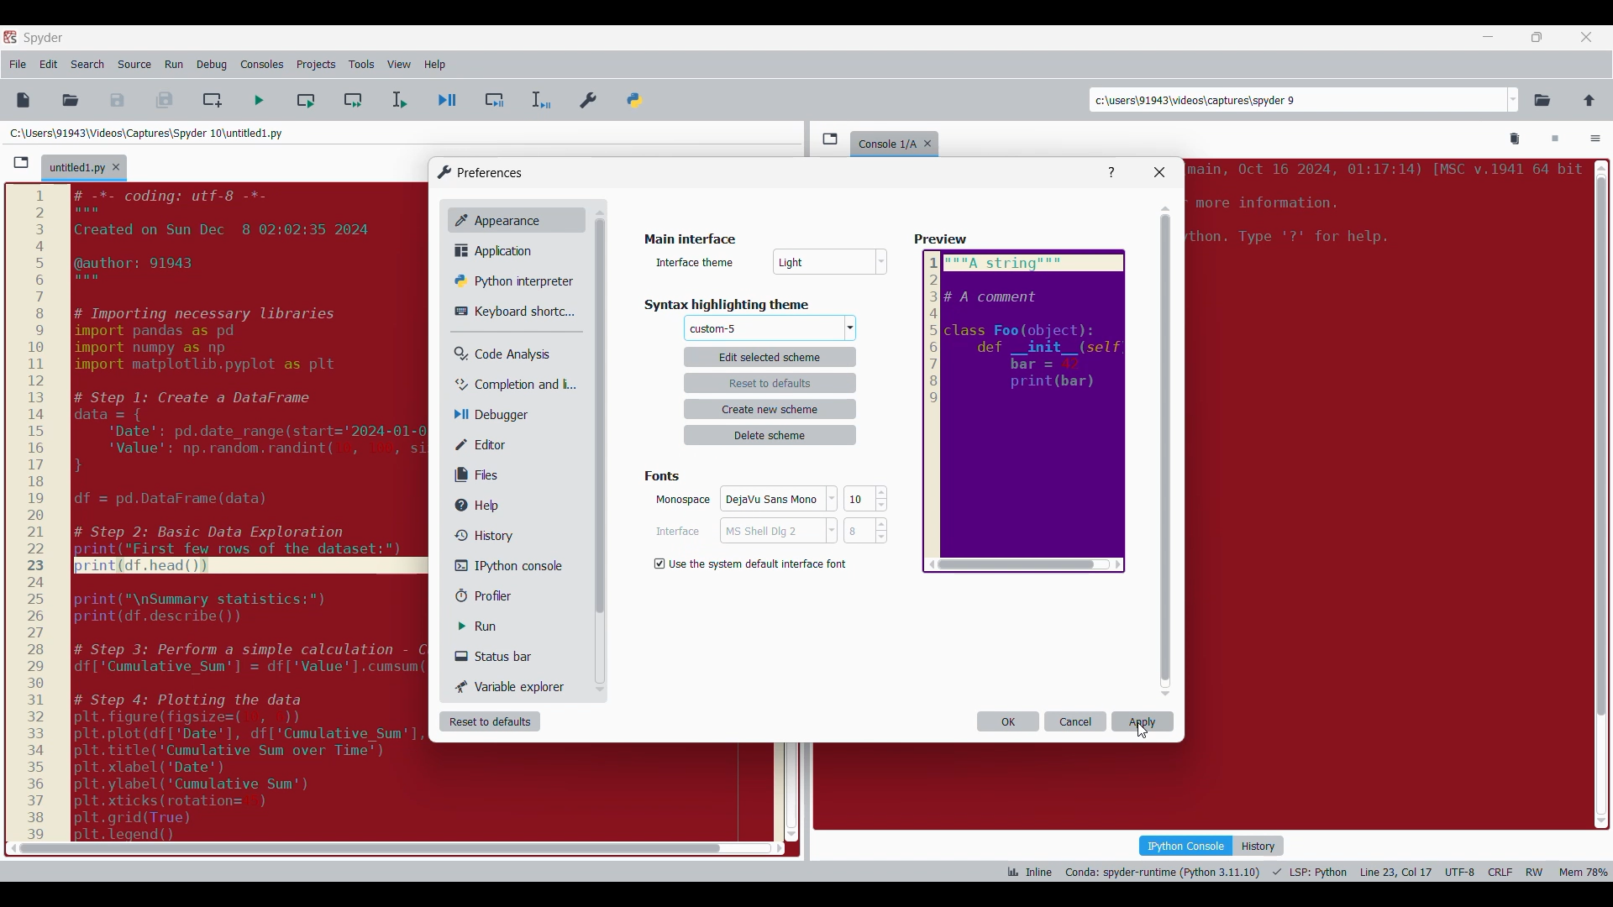  What do you see at coordinates (1159, 172) in the screenshot?
I see `Close` at bounding box center [1159, 172].